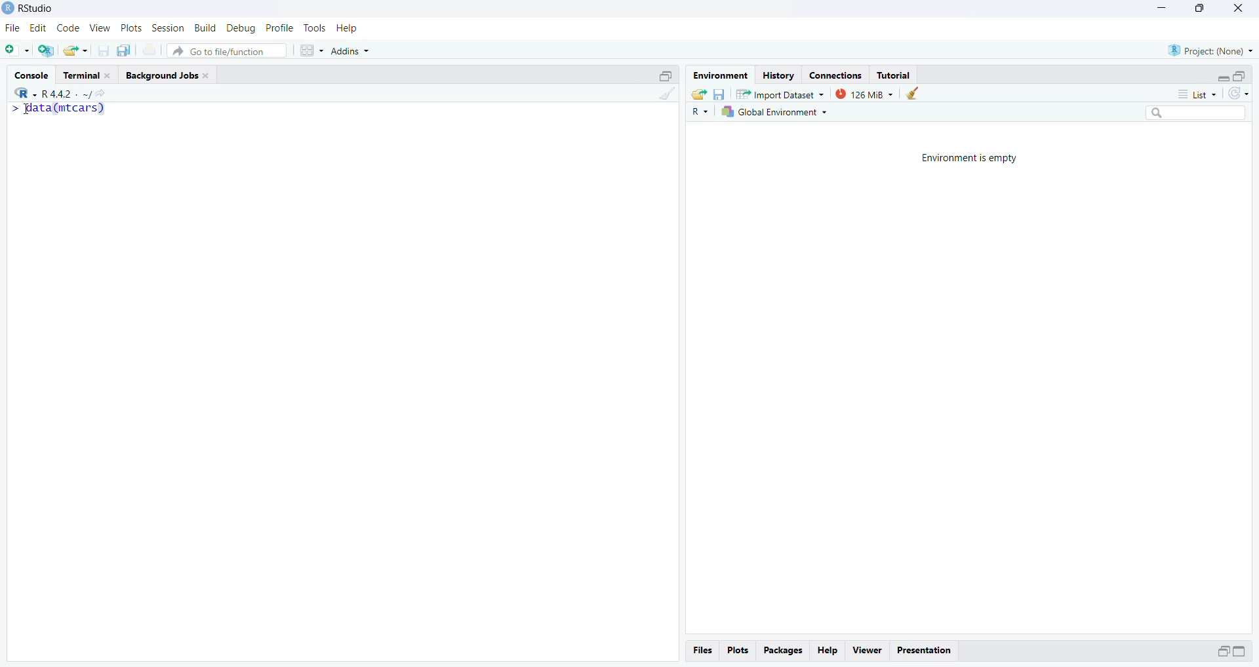 This screenshot has width=1259, height=667. I want to click on Console, so click(31, 74).